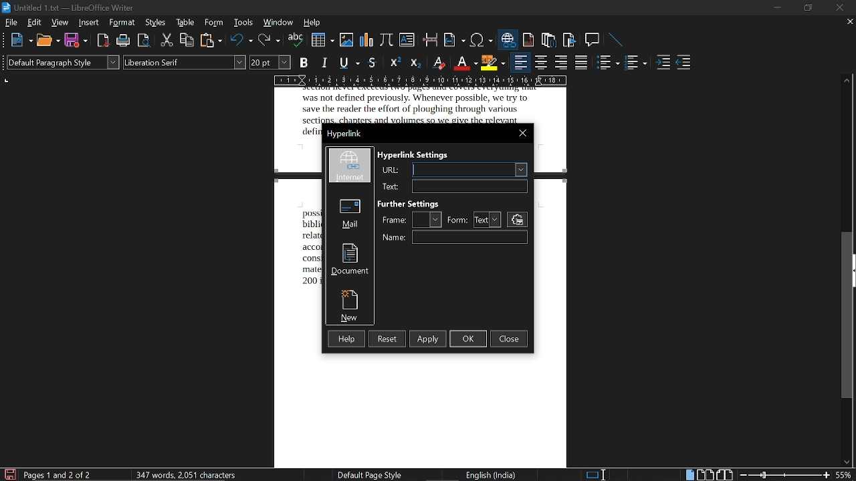 Image resolution: width=856 pixels, height=481 pixels. What do you see at coordinates (89, 23) in the screenshot?
I see `insert` at bounding box center [89, 23].